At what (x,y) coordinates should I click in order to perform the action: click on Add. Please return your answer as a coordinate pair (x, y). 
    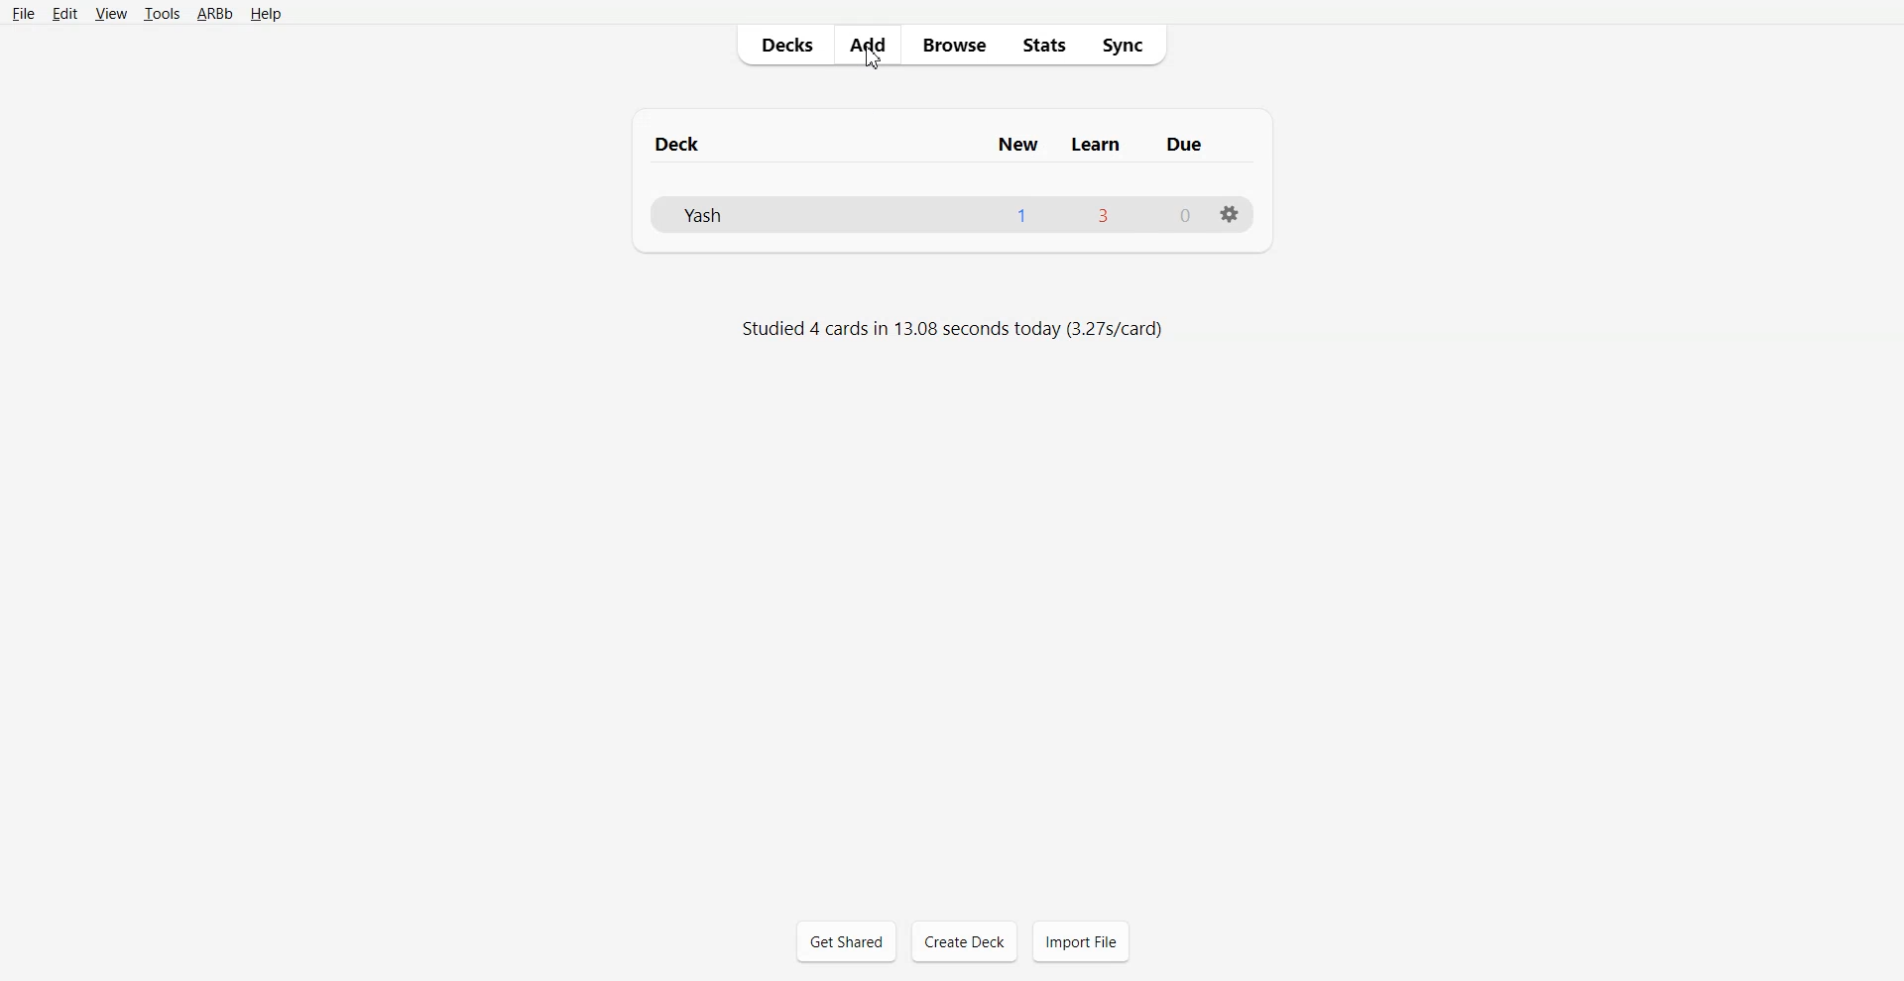
    Looking at the image, I should click on (869, 45).